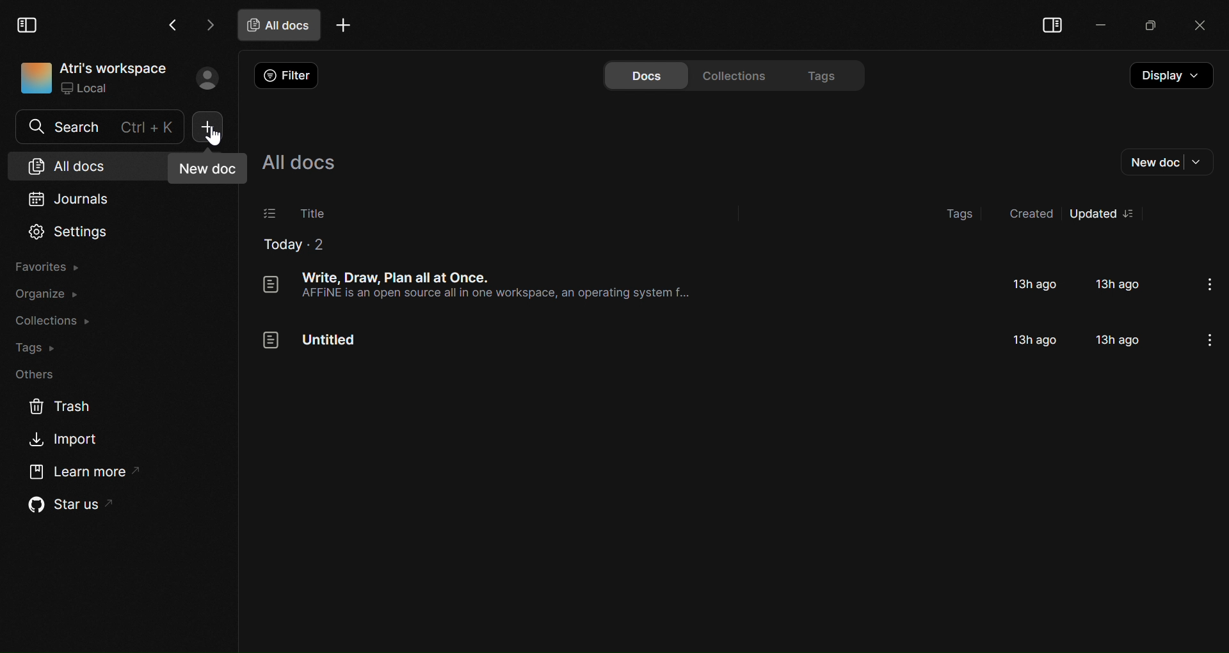 This screenshot has width=1229, height=653. What do you see at coordinates (173, 25) in the screenshot?
I see `Go Back` at bounding box center [173, 25].